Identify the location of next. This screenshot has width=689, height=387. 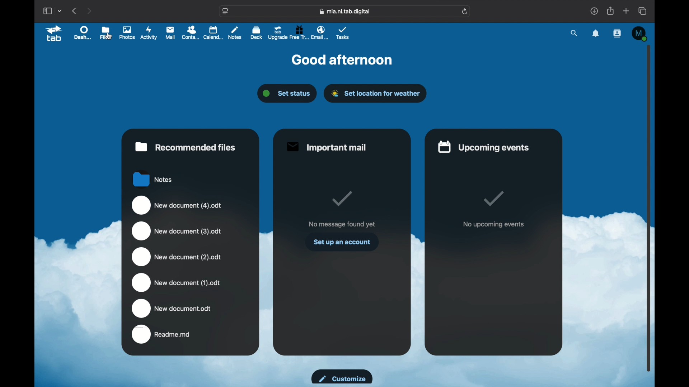
(90, 11).